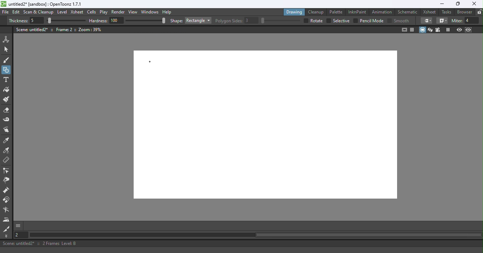 The image size is (483, 253). I want to click on shape, so click(176, 21).